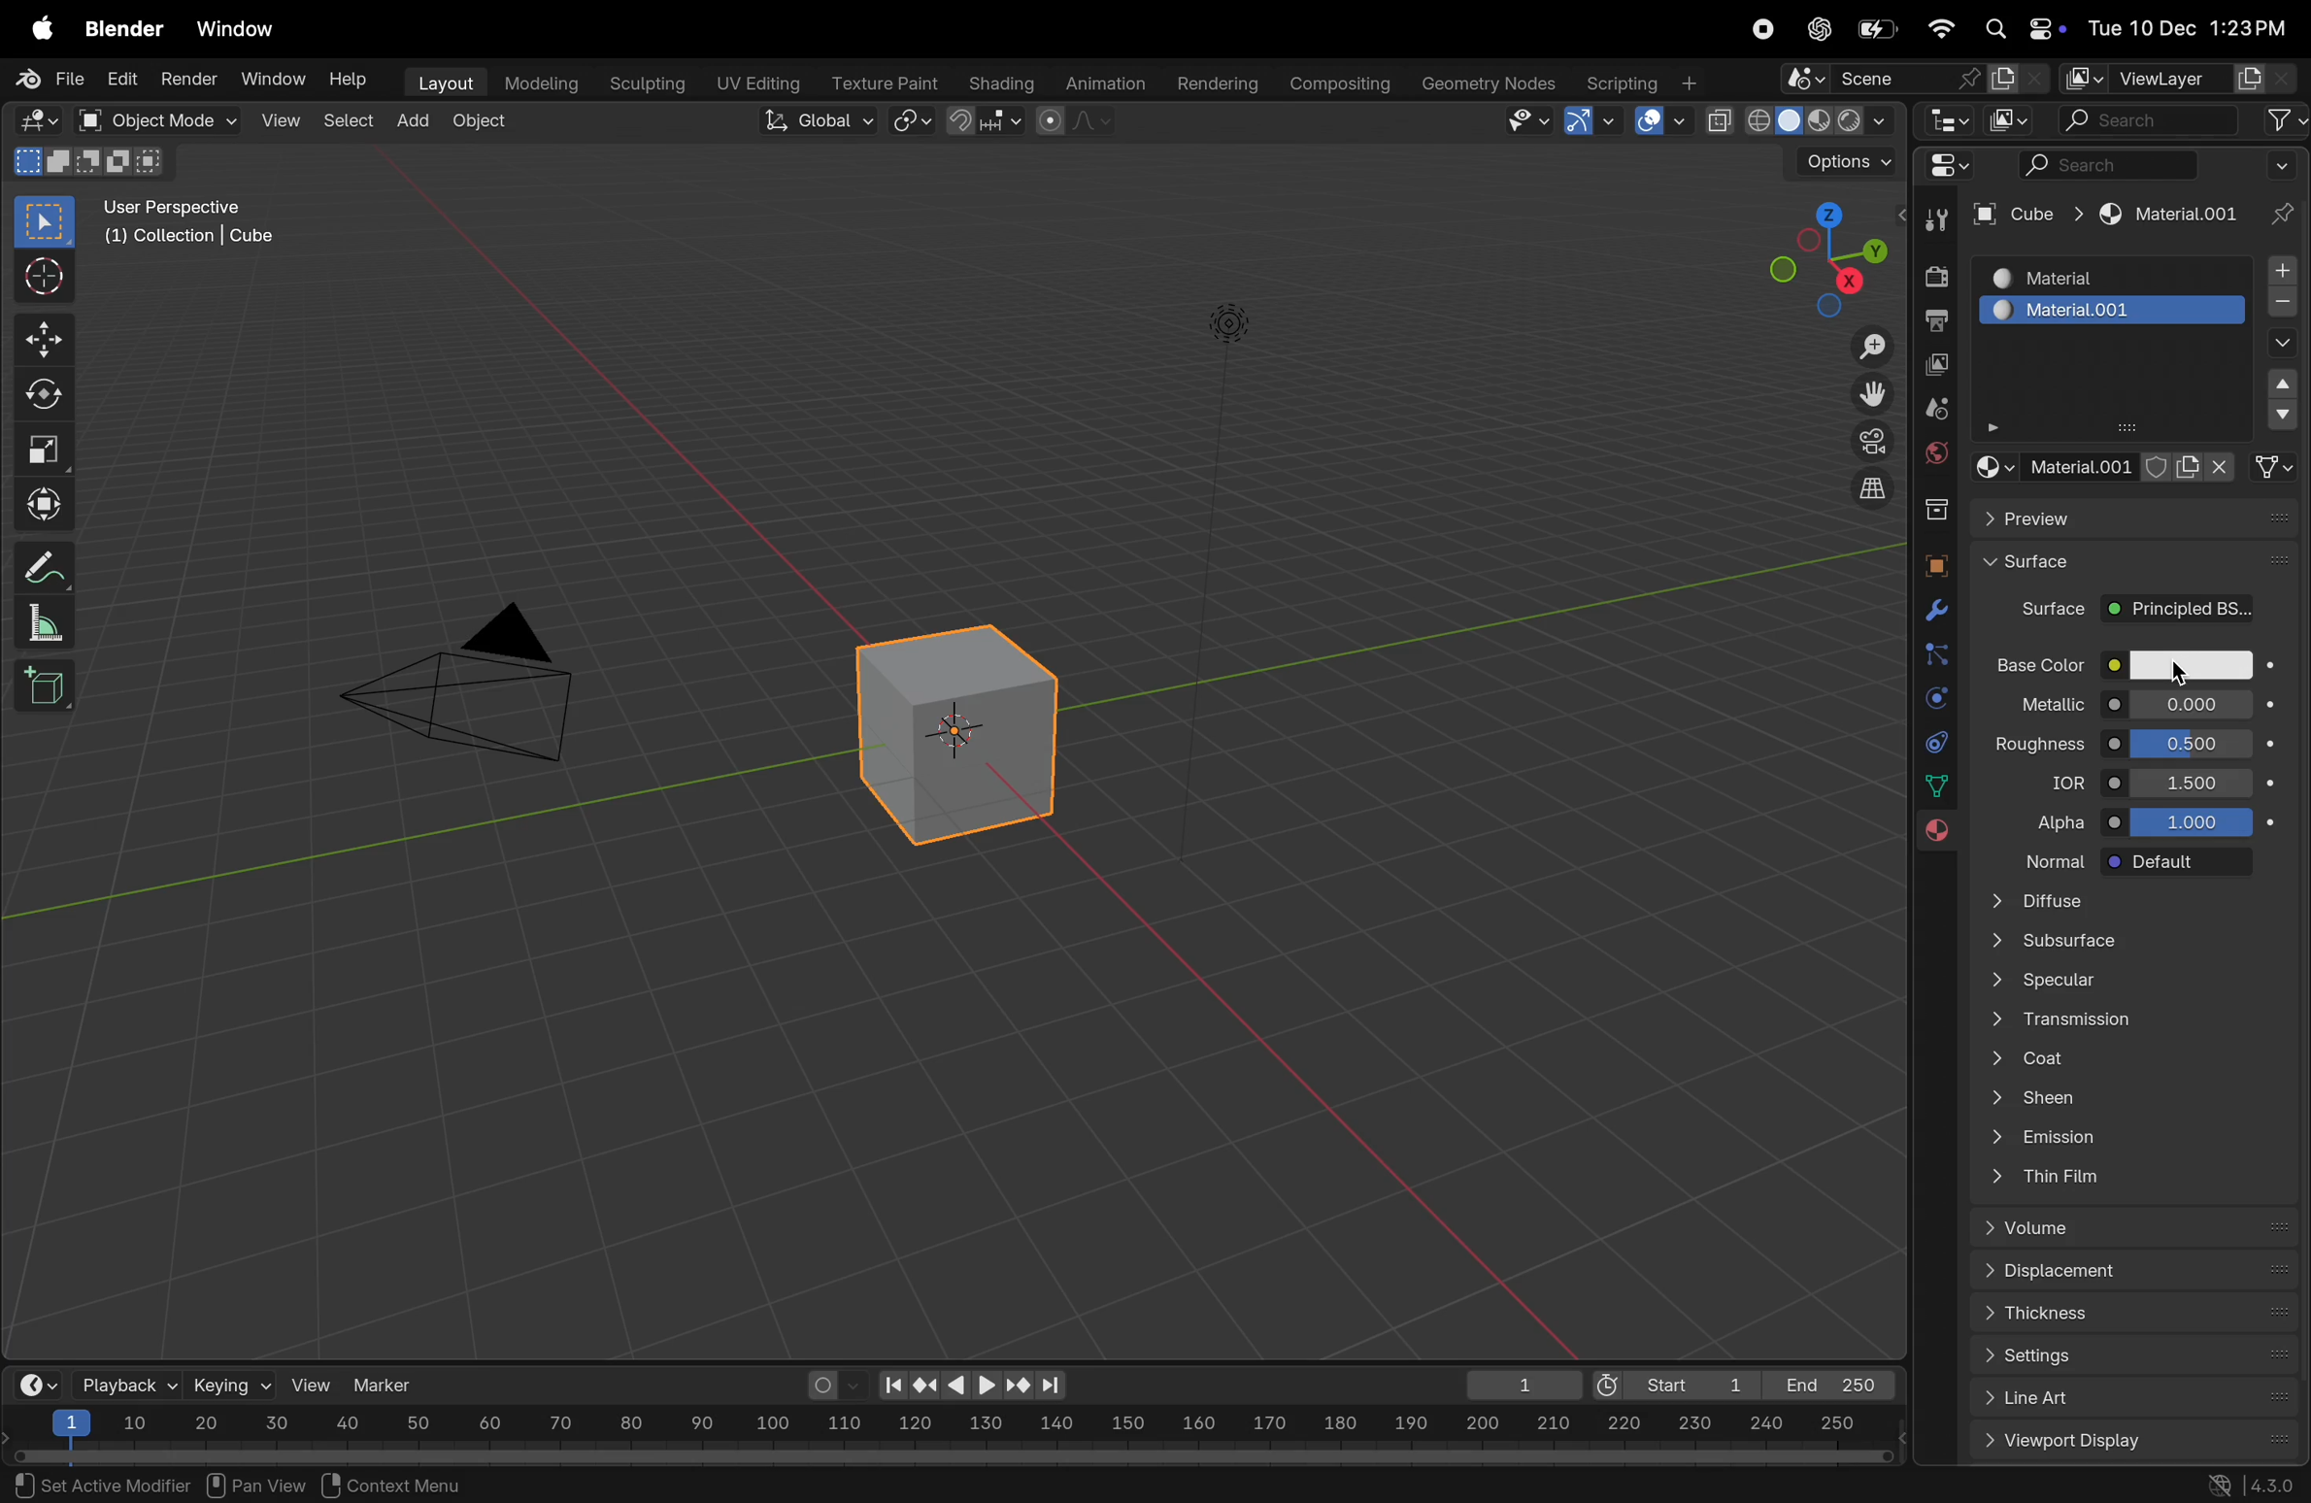 Image resolution: width=2311 pixels, height=1503 pixels. I want to click on render, so click(1933, 276).